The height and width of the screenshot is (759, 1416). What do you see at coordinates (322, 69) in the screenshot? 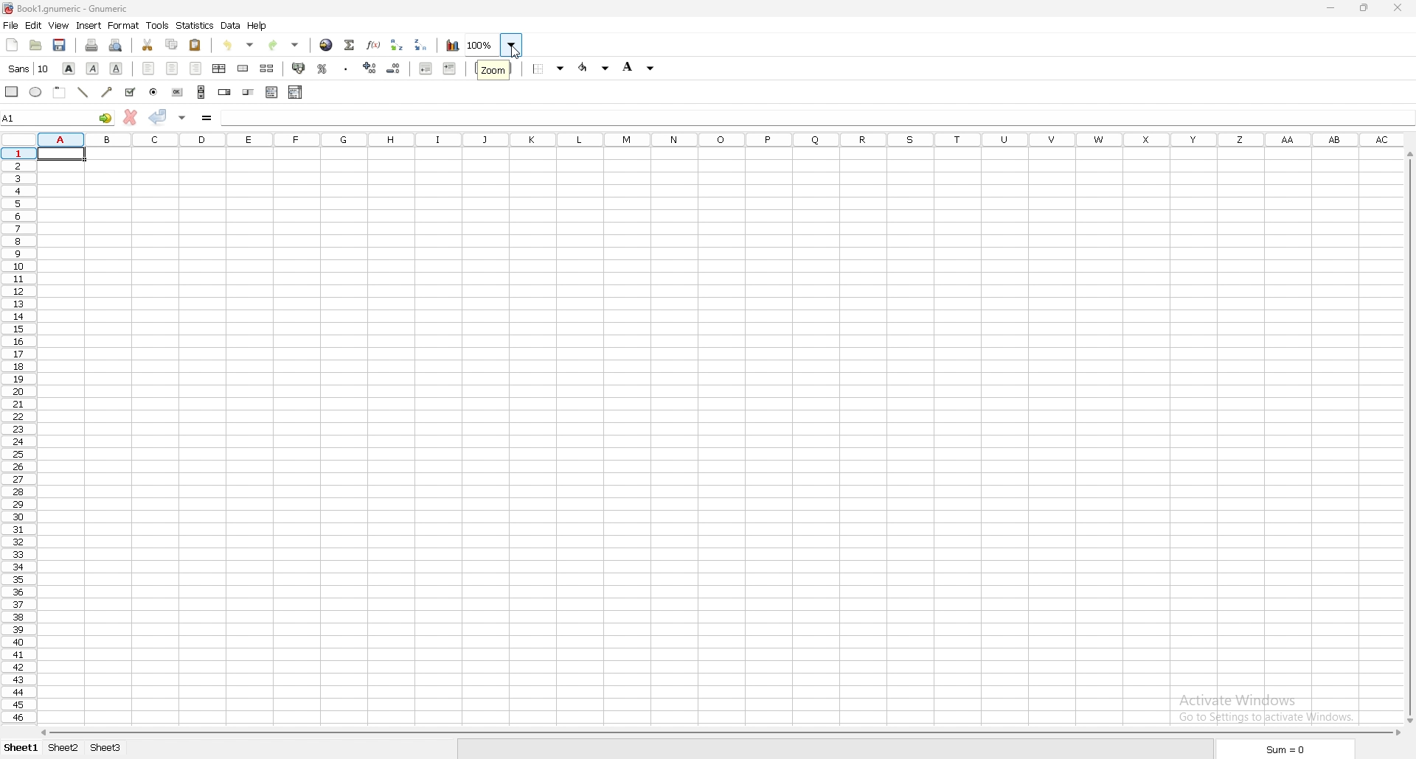
I see `percentage` at bounding box center [322, 69].